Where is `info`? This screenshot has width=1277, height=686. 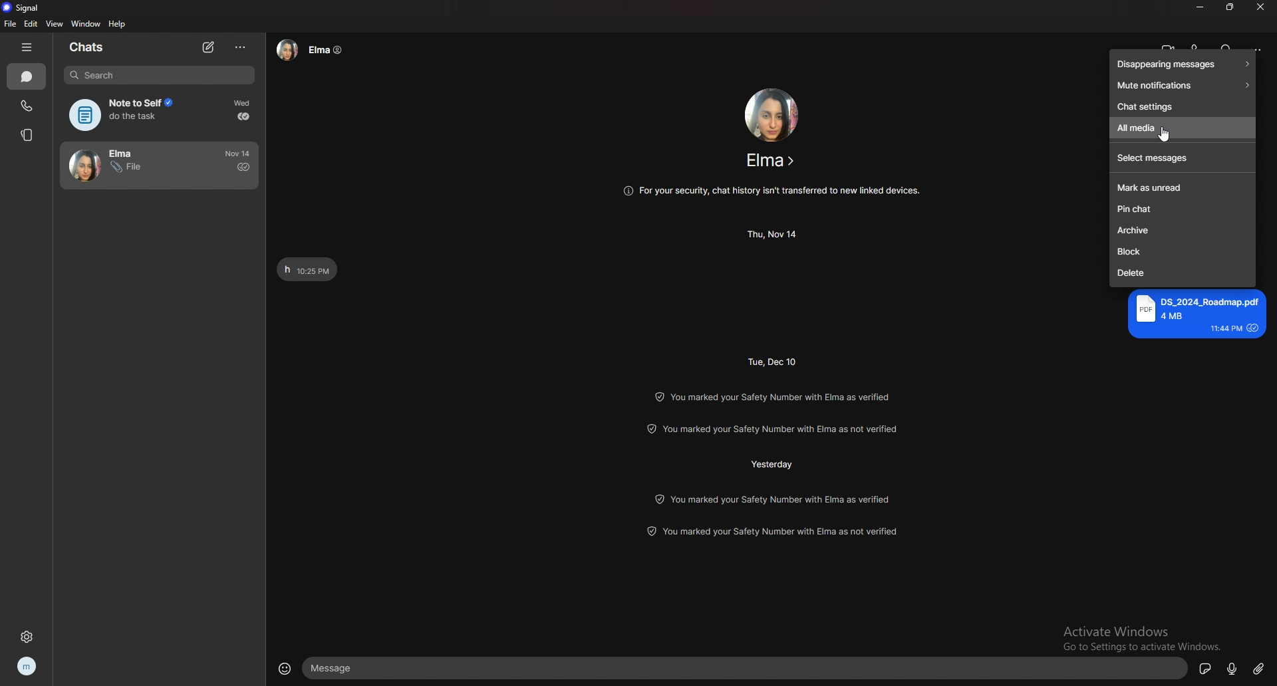 info is located at coordinates (772, 189).